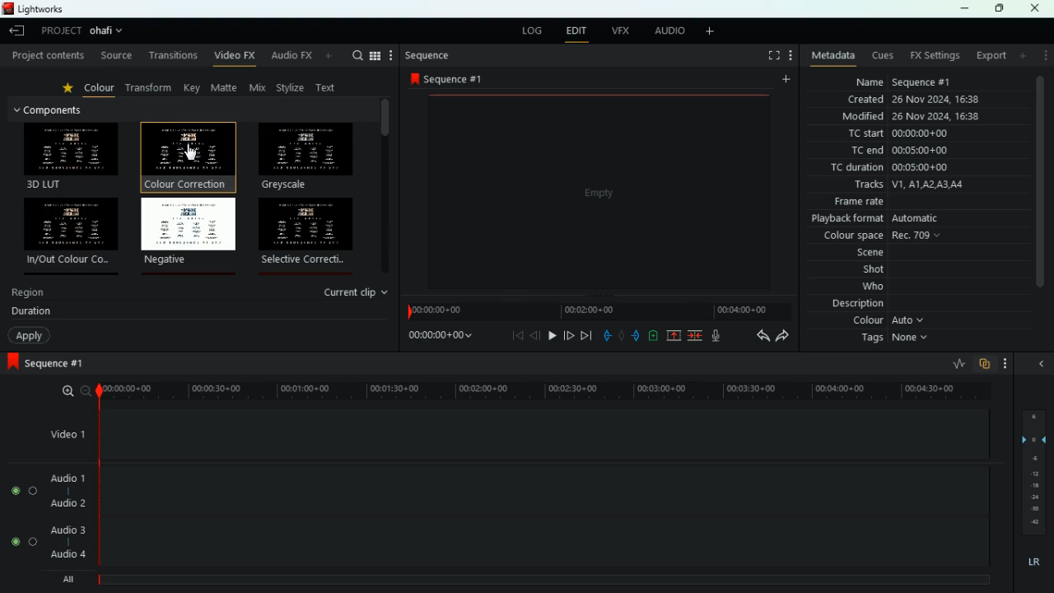  Describe the element at coordinates (305, 156) in the screenshot. I see `greyscale` at that location.